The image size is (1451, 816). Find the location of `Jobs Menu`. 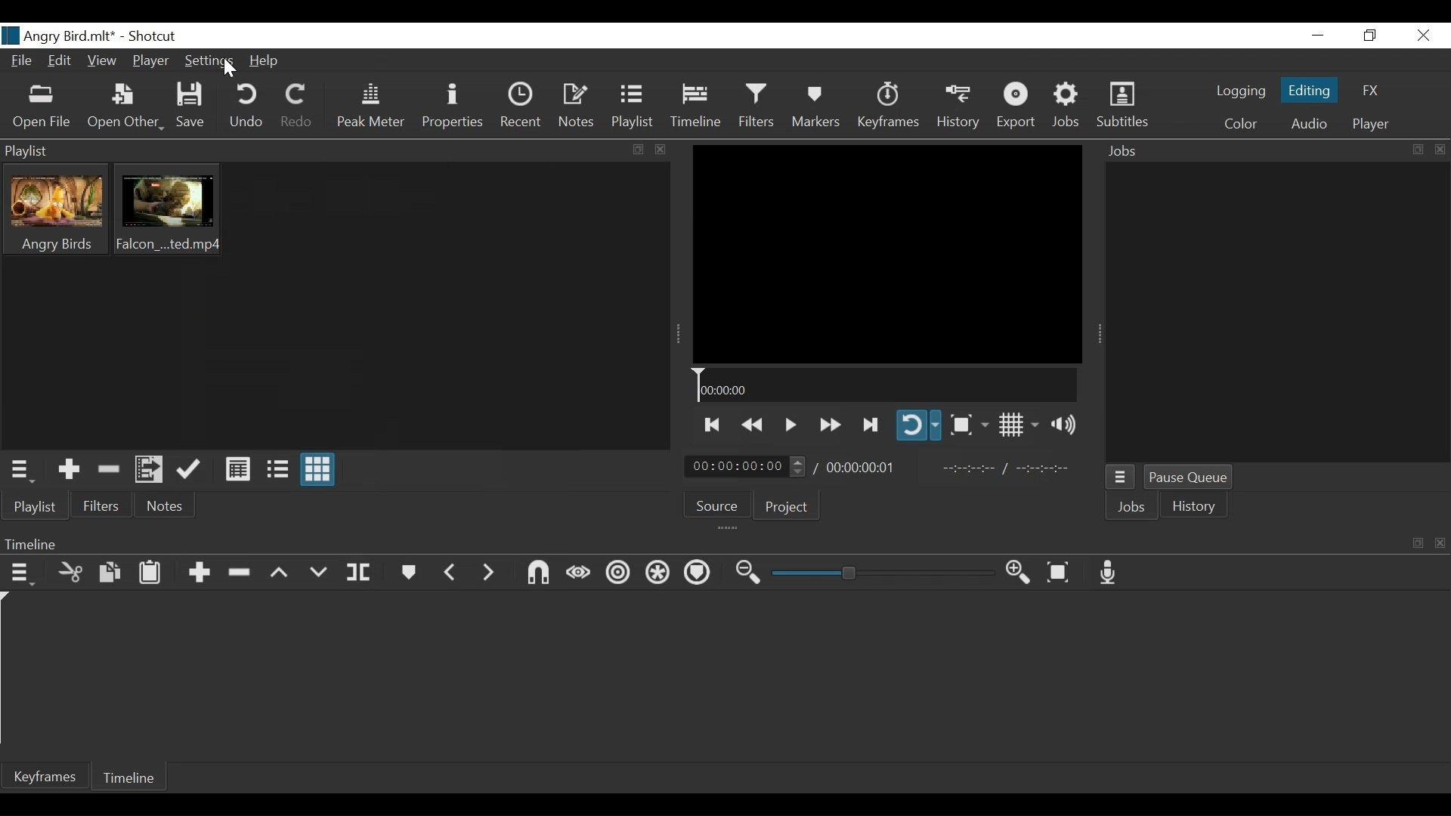

Jobs Menu is located at coordinates (1121, 478).